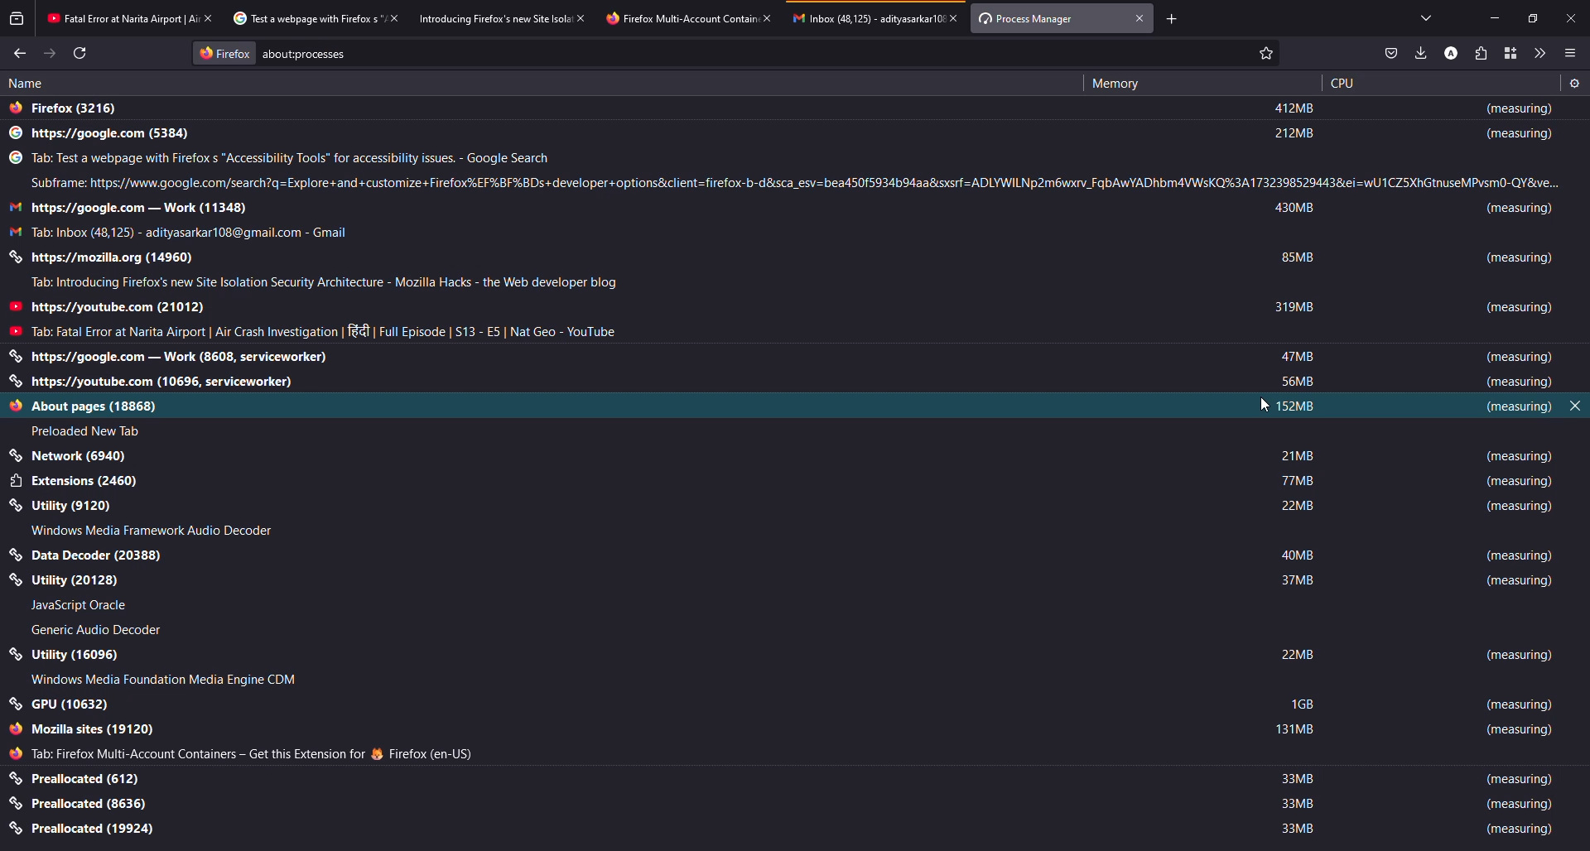 Image resolution: width=1590 pixels, height=851 pixels. Describe the element at coordinates (1512, 305) in the screenshot. I see `measuring` at that location.